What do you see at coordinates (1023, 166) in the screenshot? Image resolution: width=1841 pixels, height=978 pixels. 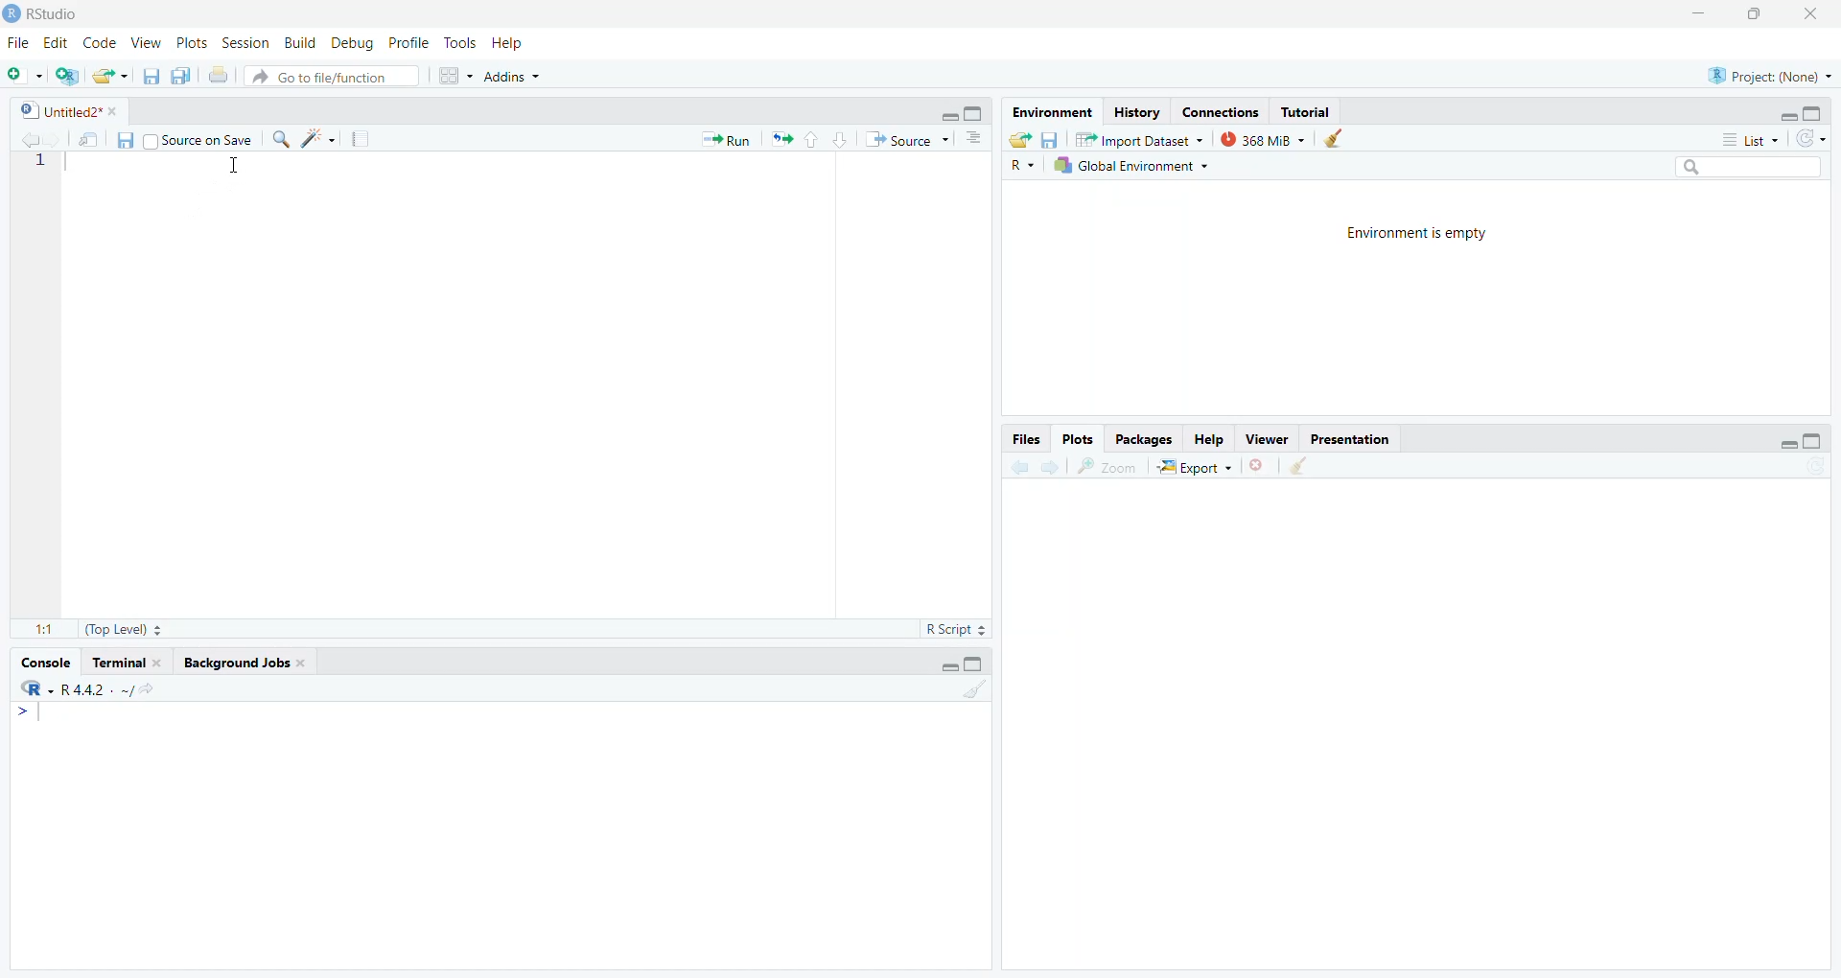 I see `R ~` at bounding box center [1023, 166].